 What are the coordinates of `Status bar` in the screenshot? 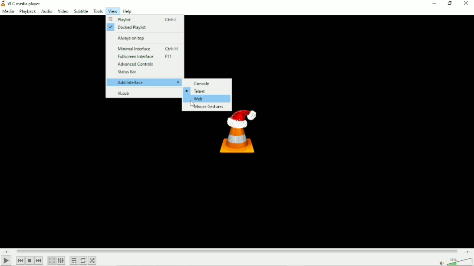 It's located at (125, 72).